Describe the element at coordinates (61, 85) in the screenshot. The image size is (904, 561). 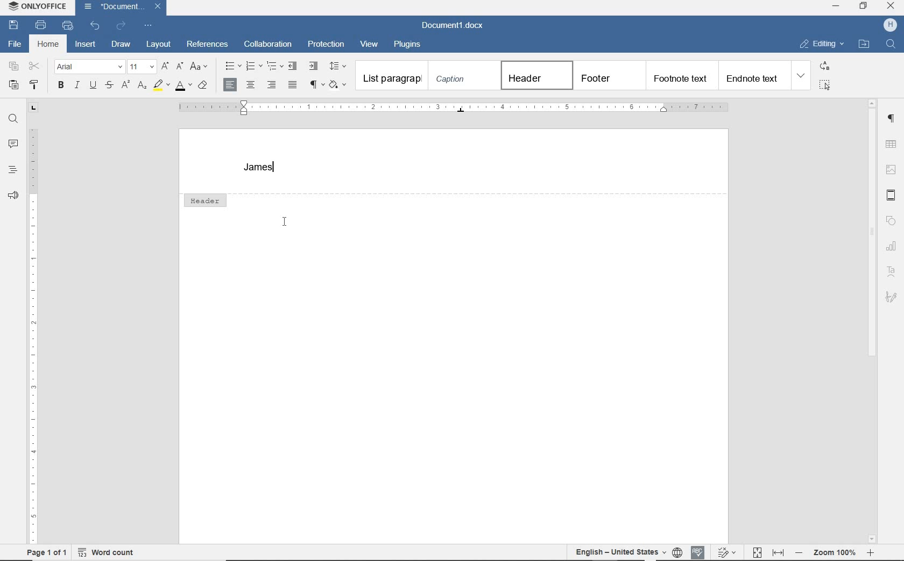
I see `bold` at that location.